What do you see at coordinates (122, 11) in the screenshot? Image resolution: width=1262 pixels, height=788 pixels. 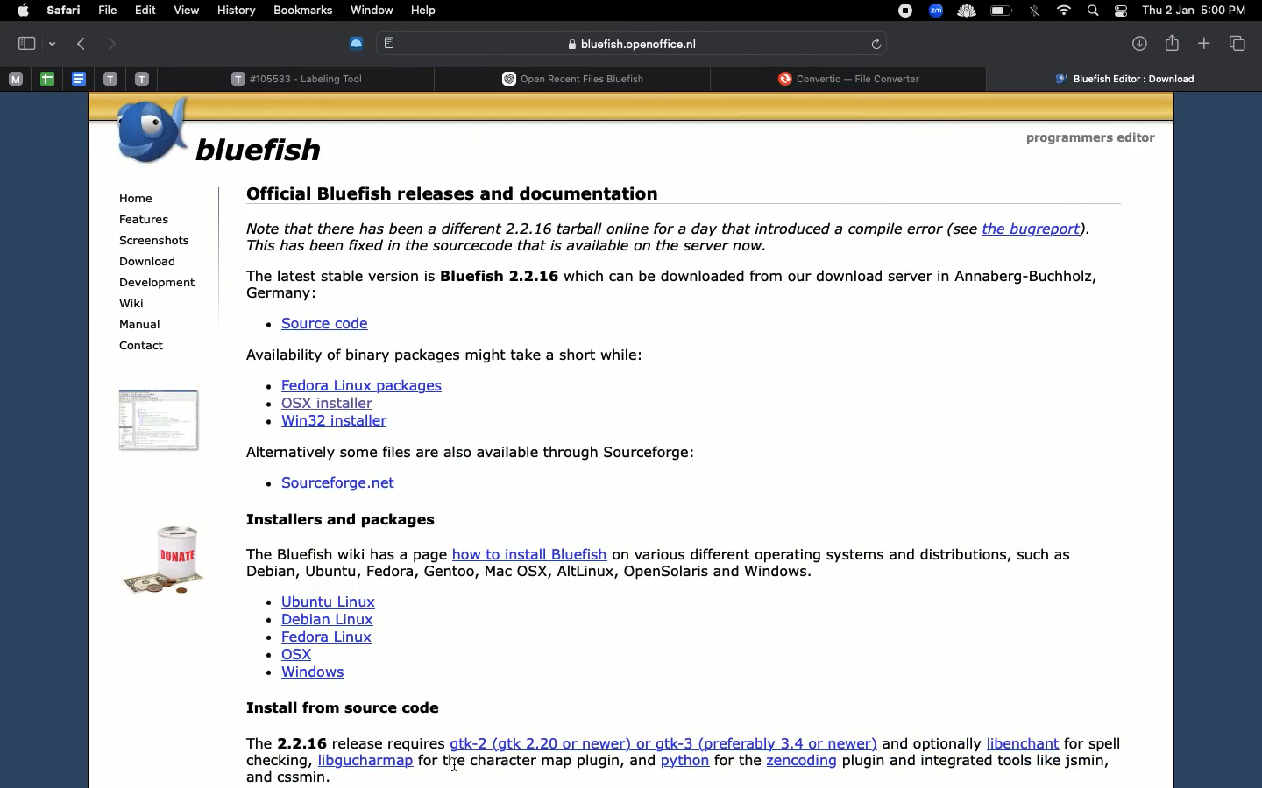 I see `file` at bounding box center [122, 11].